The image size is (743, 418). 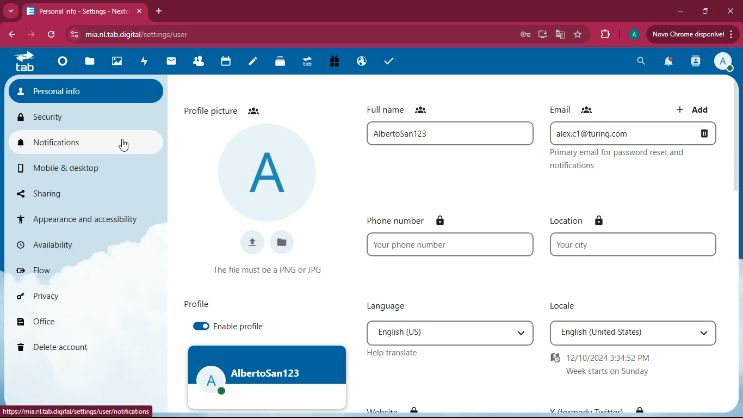 I want to click on update, so click(x=691, y=34).